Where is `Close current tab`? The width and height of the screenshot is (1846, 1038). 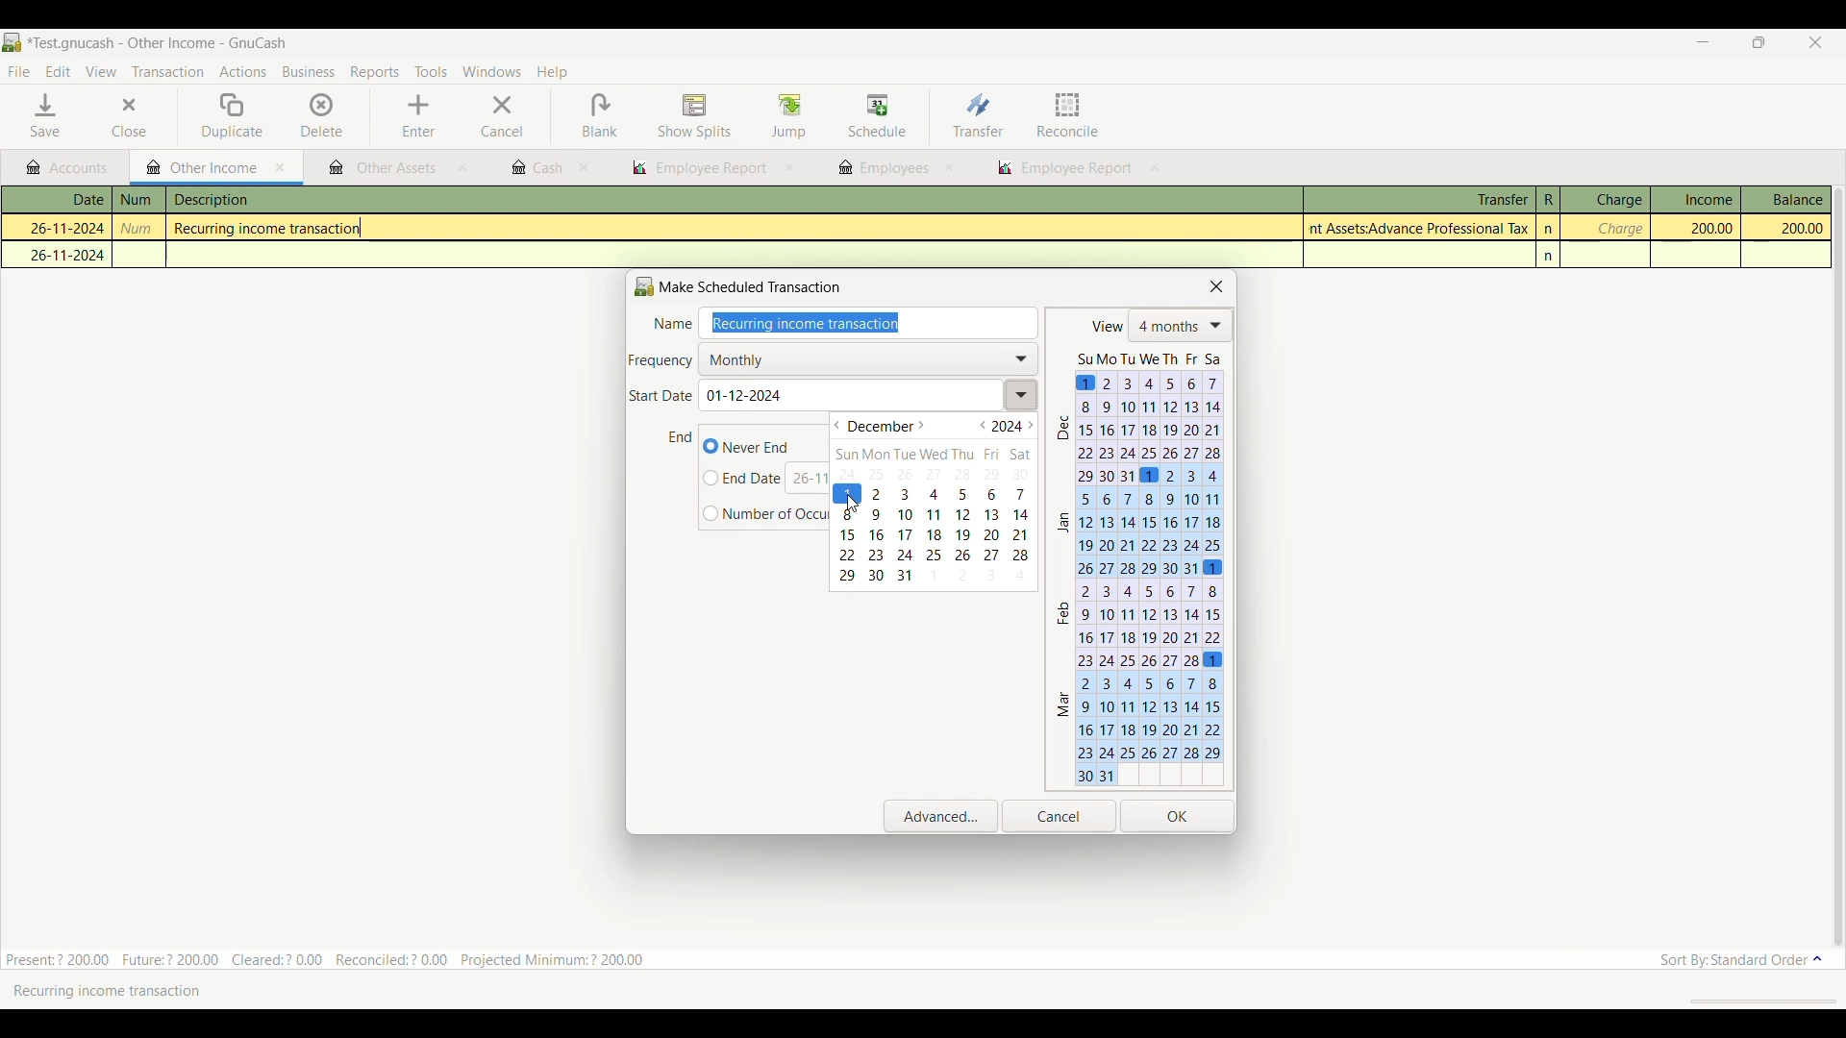 Close current tab is located at coordinates (281, 168).